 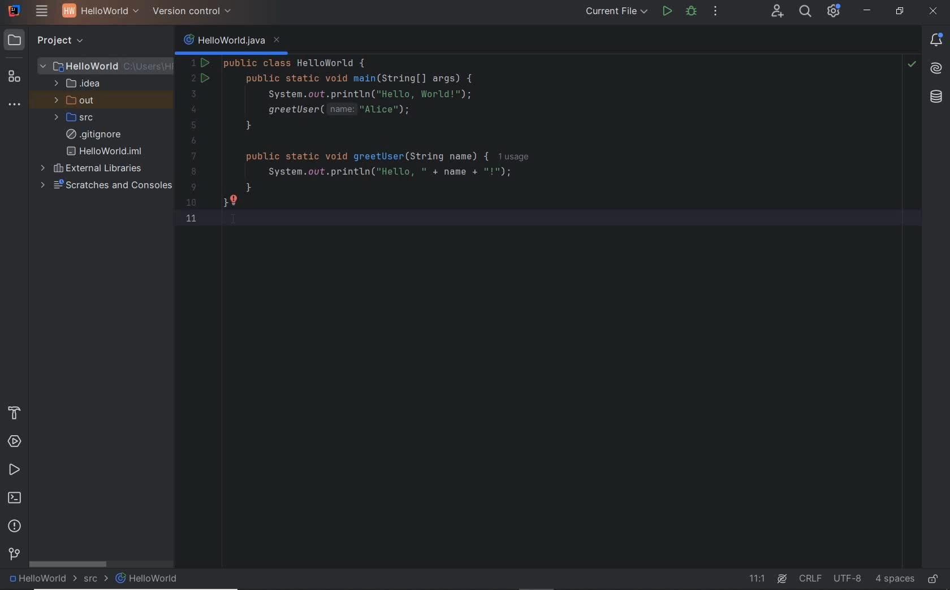 I want to click on debug, so click(x=692, y=12).